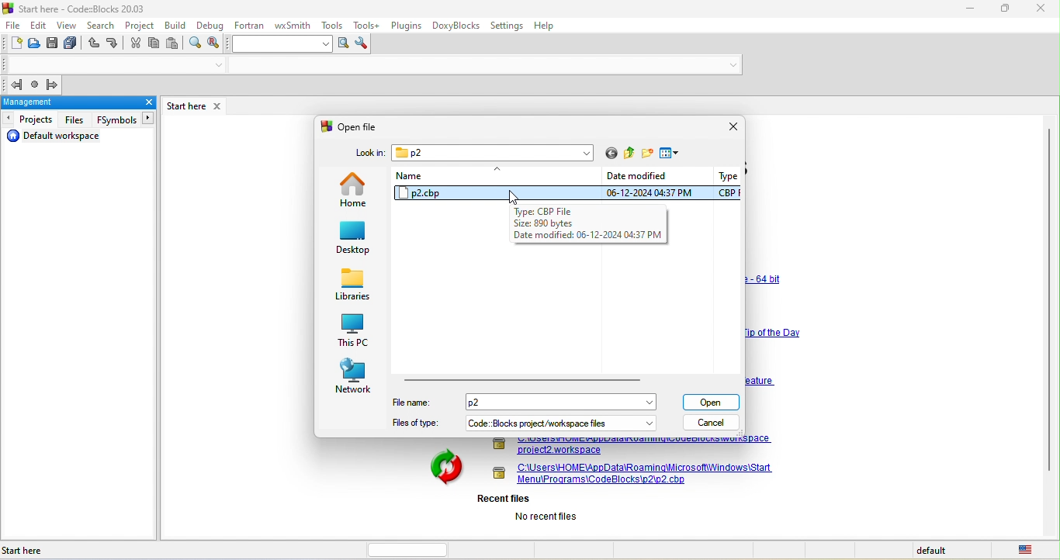  What do you see at coordinates (95, 43) in the screenshot?
I see `undo` at bounding box center [95, 43].